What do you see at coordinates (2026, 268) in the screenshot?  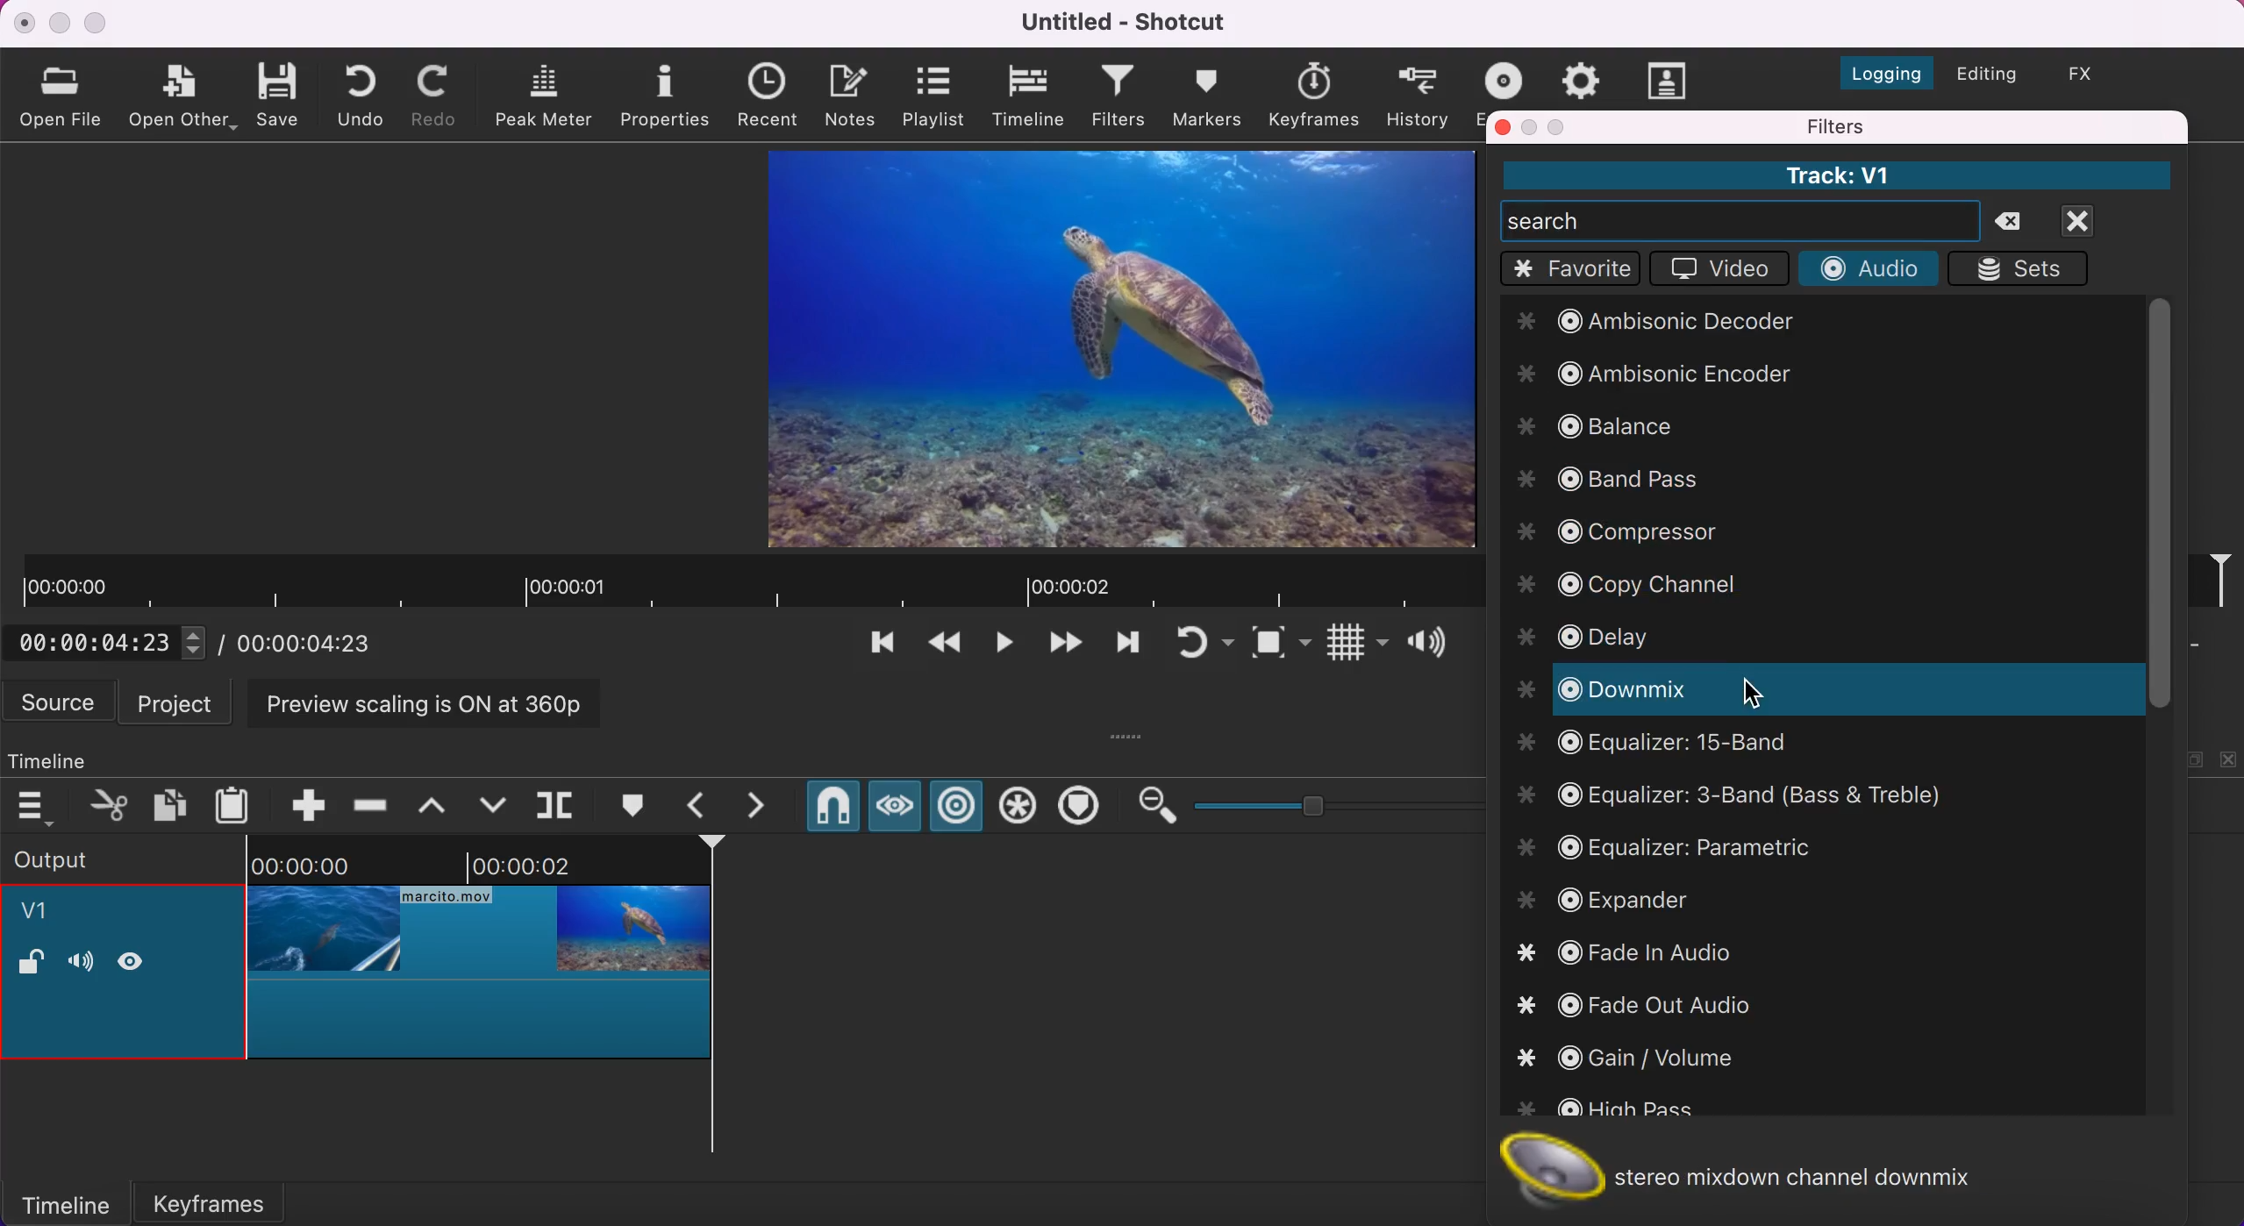 I see `sets` at bounding box center [2026, 268].